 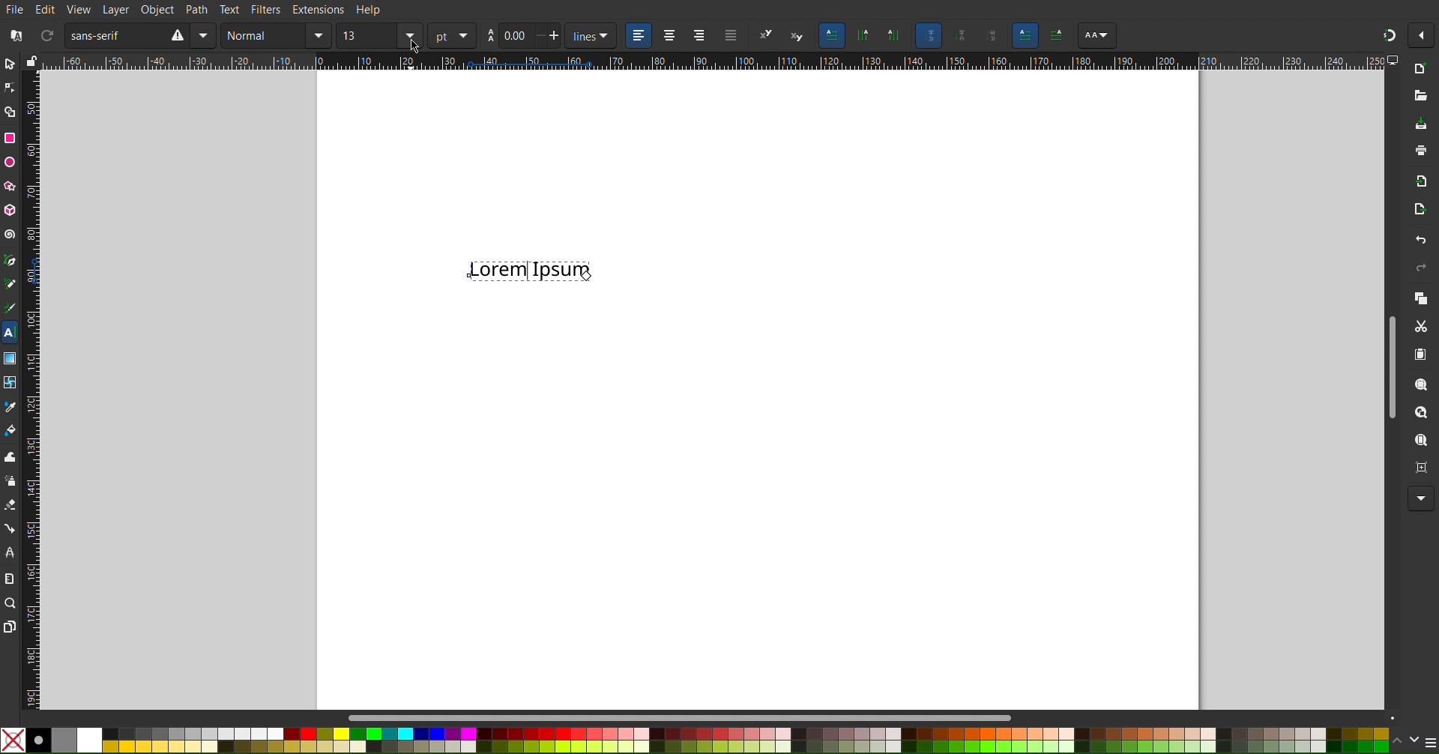 What do you see at coordinates (10, 88) in the screenshot?
I see `Node Tool` at bounding box center [10, 88].